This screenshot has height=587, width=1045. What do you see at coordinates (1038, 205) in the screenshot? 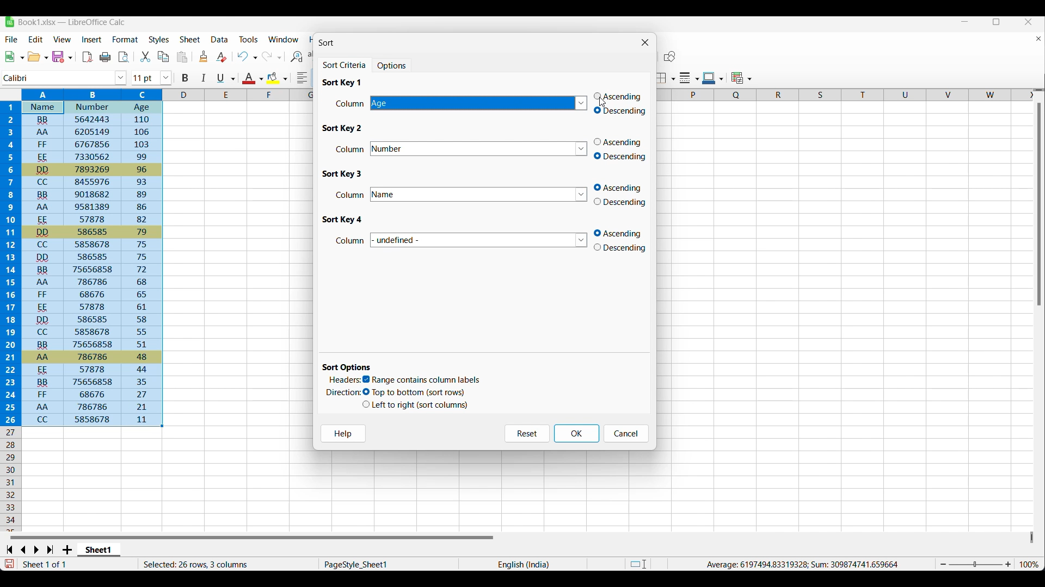
I see `vertical scroll bar` at bounding box center [1038, 205].